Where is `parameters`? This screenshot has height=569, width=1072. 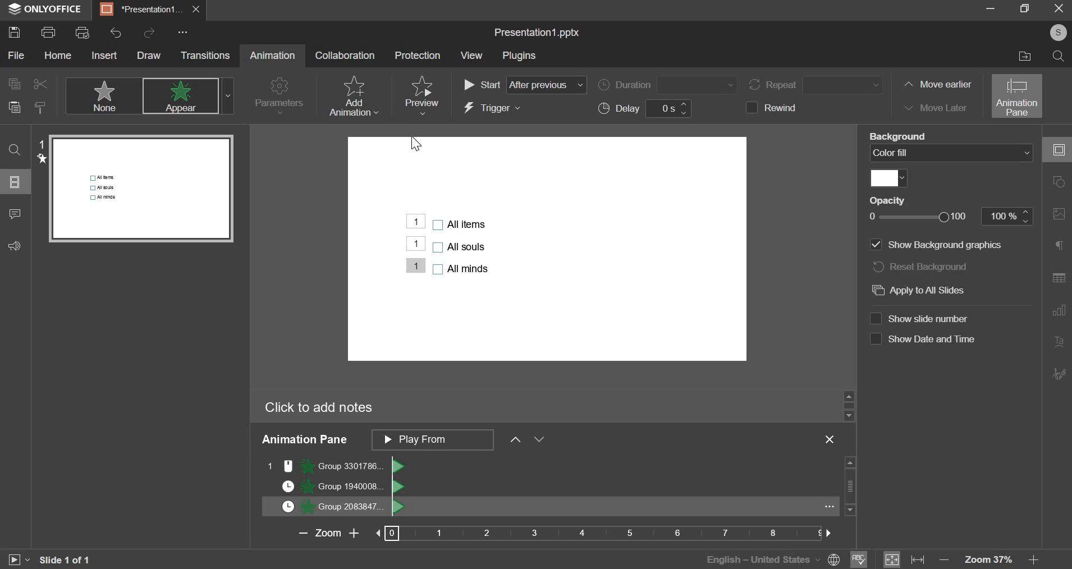 parameters is located at coordinates (280, 97).